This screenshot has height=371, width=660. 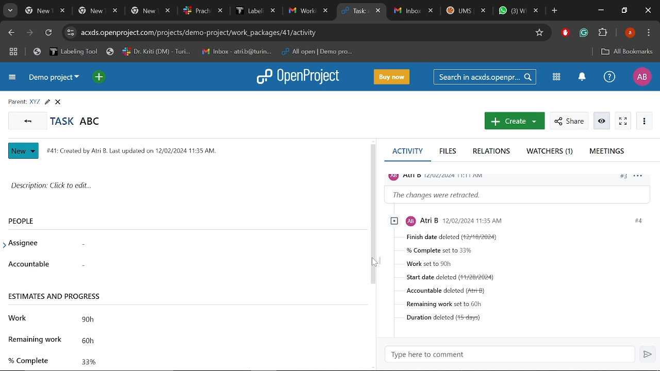 What do you see at coordinates (555, 12) in the screenshot?
I see `Add new tab` at bounding box center [555, 12].